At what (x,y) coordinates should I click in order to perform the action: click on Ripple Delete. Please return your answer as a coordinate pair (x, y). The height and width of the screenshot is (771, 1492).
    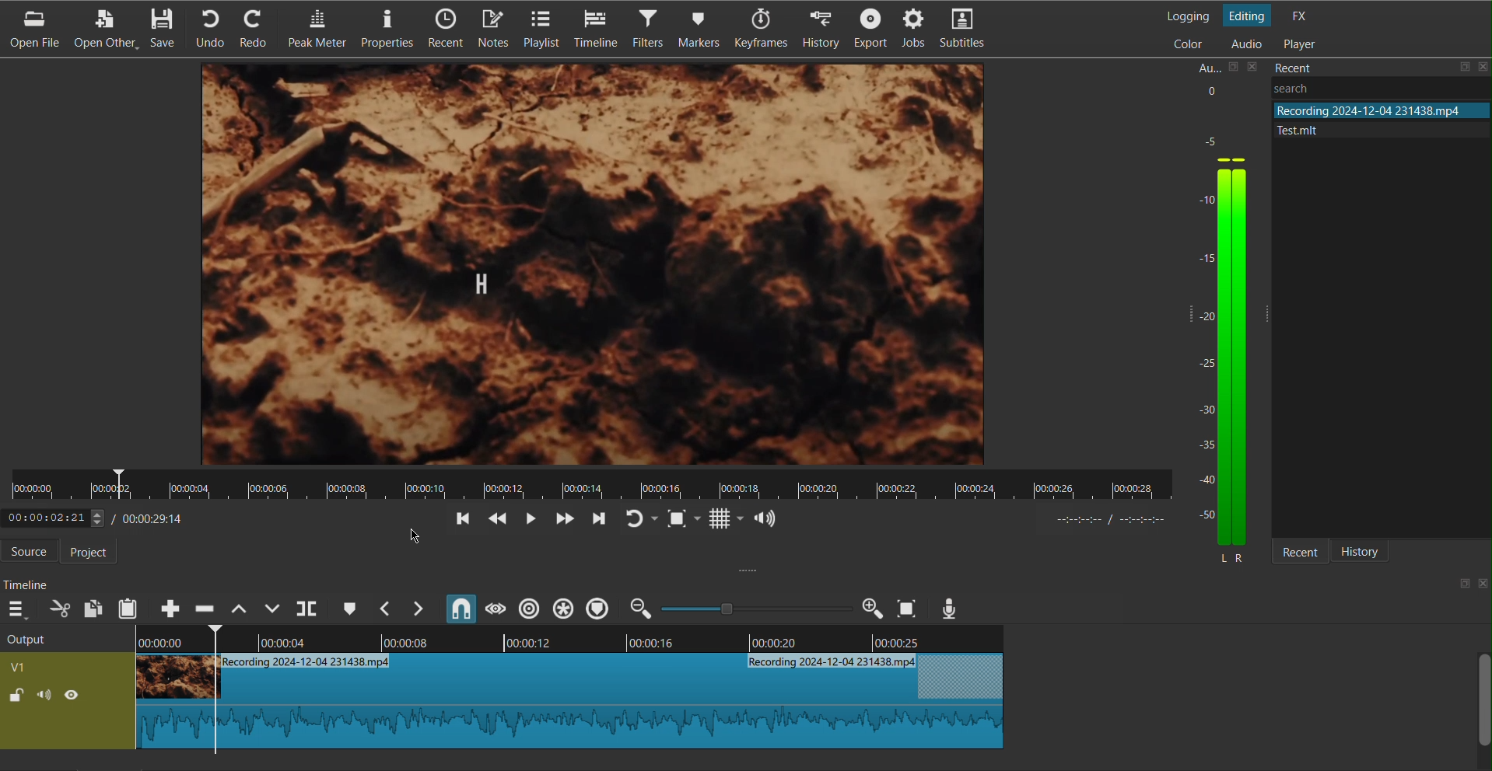
    Looking at the image, I should click on (205, 607).